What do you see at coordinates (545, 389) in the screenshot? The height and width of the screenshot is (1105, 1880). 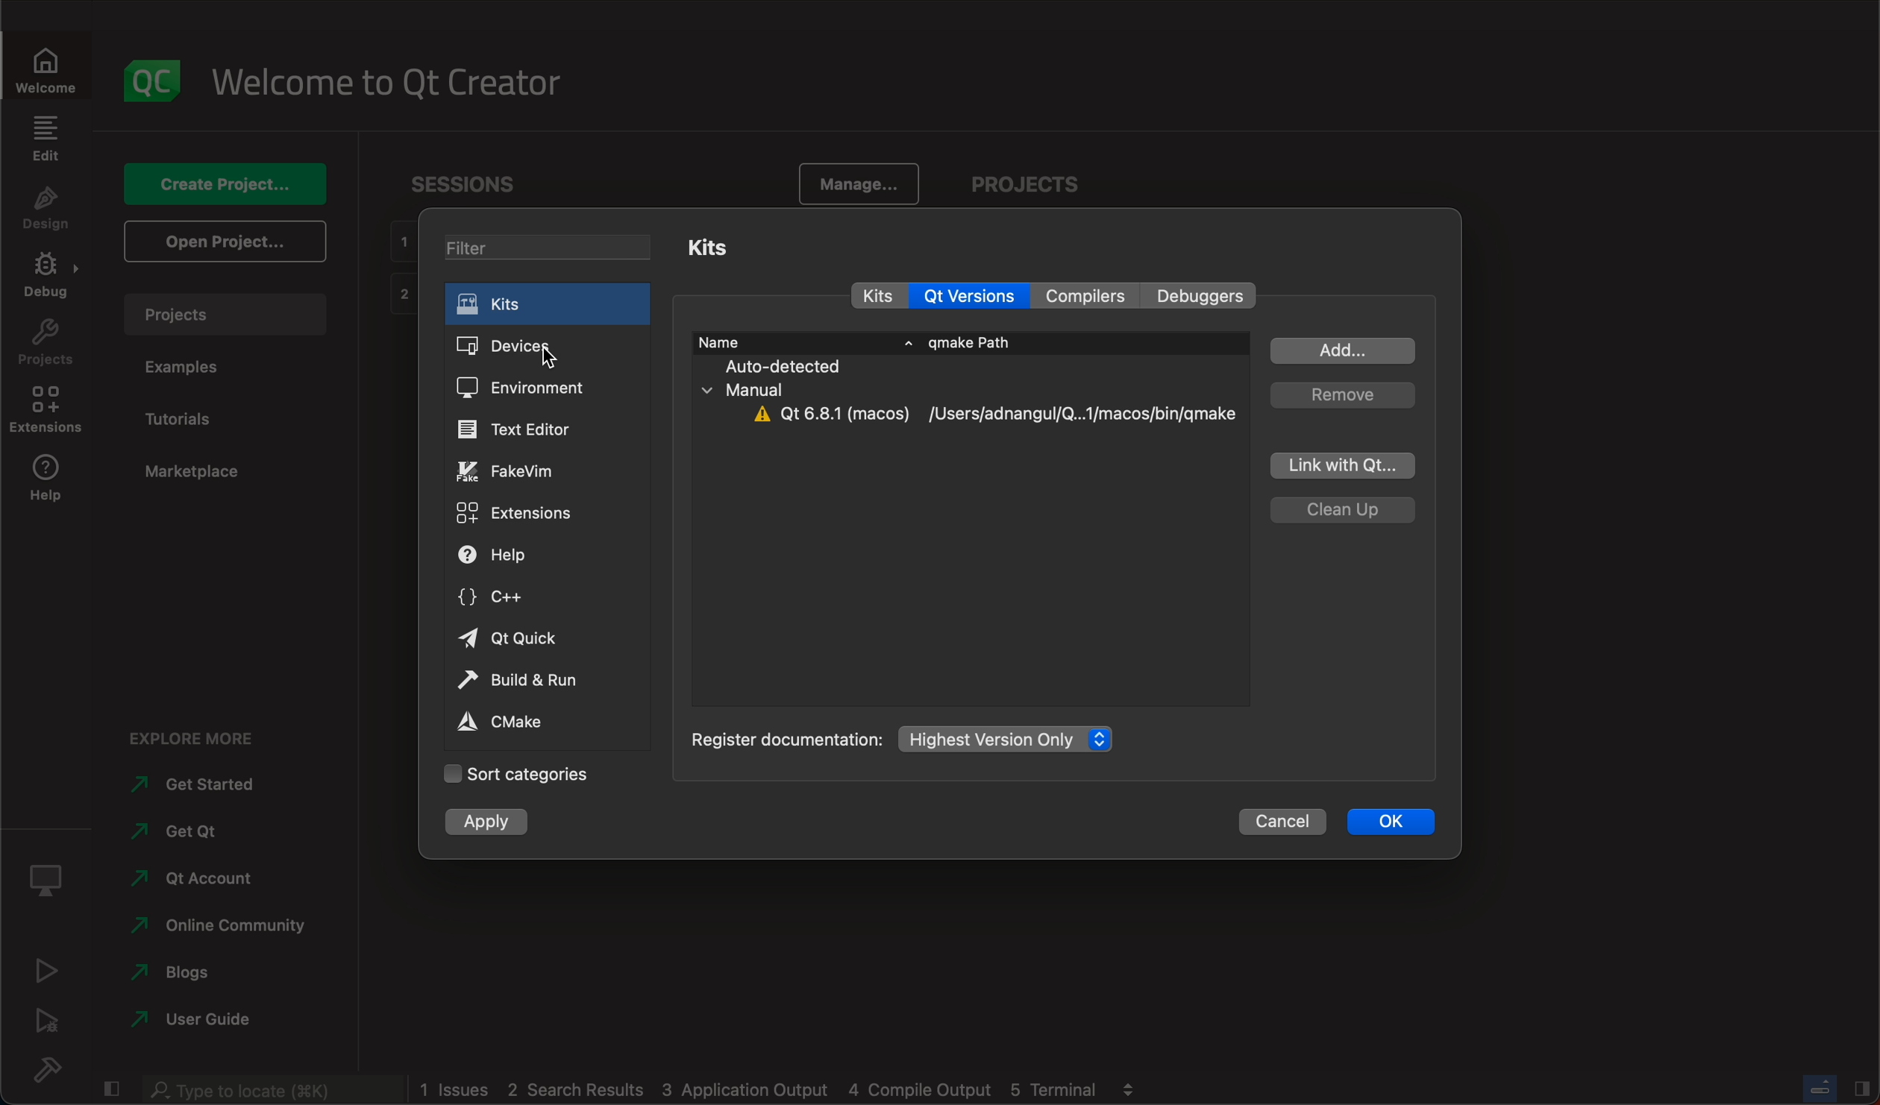 I see `environment` at bounding box center [545, 389].